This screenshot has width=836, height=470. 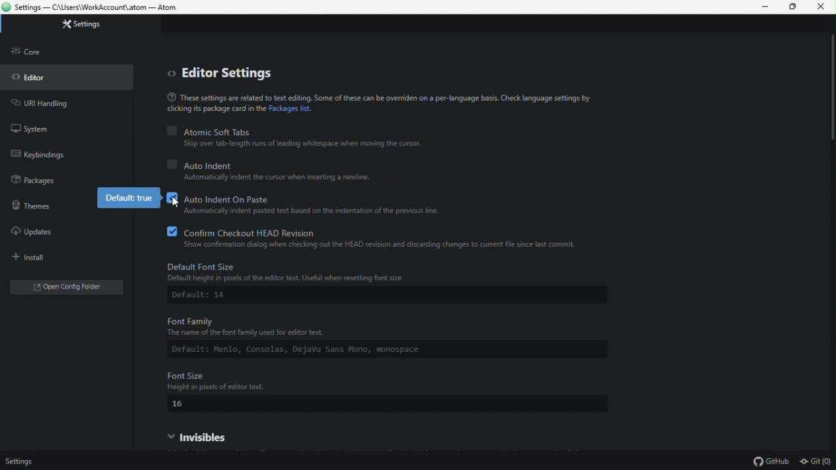 What do you see at coordinates (41, 77) in the screenshot?
I see `Editor` at bounding box center [41, 77].